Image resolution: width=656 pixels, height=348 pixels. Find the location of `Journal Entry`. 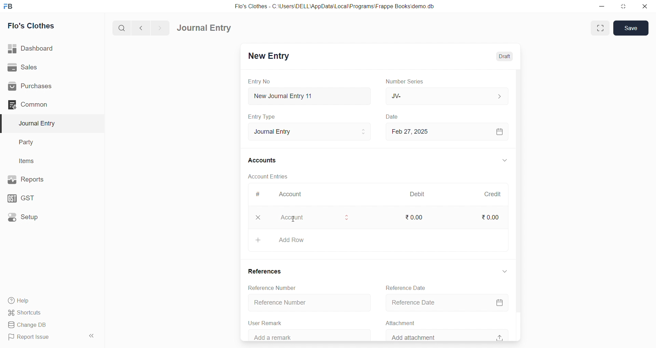

Journal Entry is located at coordinates (204, 28).